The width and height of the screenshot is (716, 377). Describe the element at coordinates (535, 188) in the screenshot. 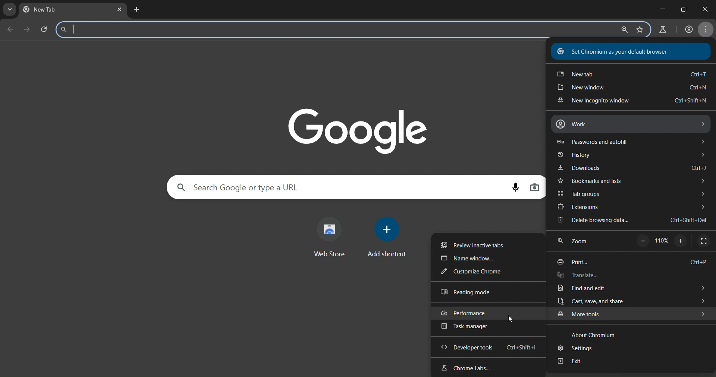

I see `image search` at that location.